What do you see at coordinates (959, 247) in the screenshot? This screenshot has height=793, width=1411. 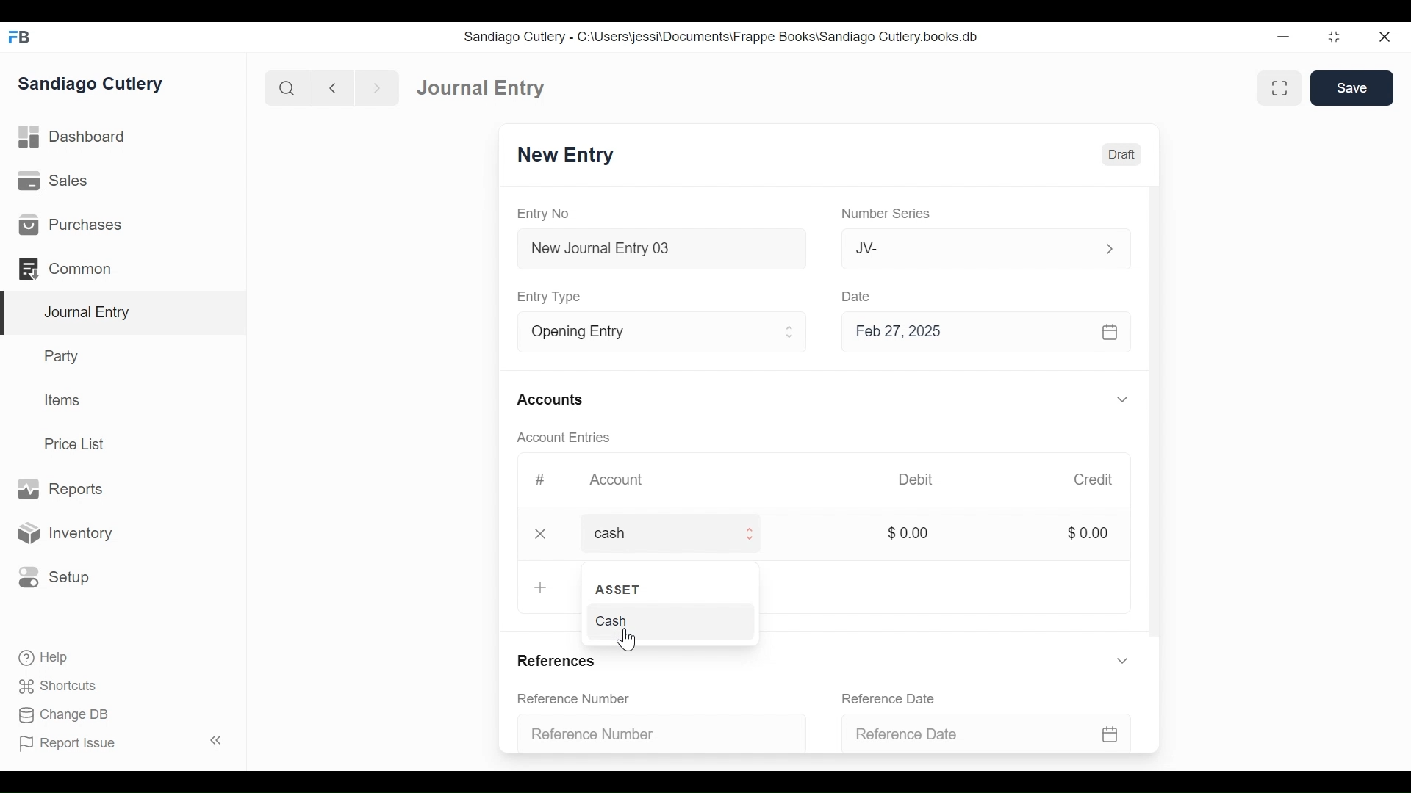 I see `JV-` at bounding box center [959, 247].